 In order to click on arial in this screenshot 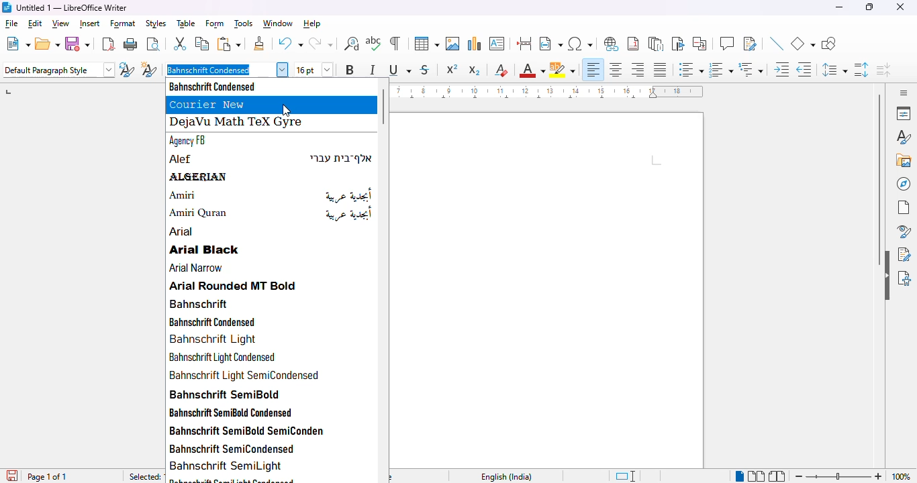, I will do `click(183, 231)`.